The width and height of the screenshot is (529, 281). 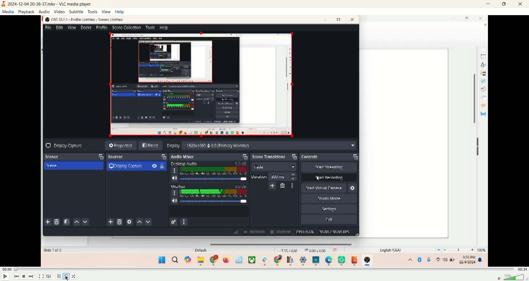 What do you see at coordinates (74, 277) in the screenshot?
I see `random` at bounding box center [74, 277].